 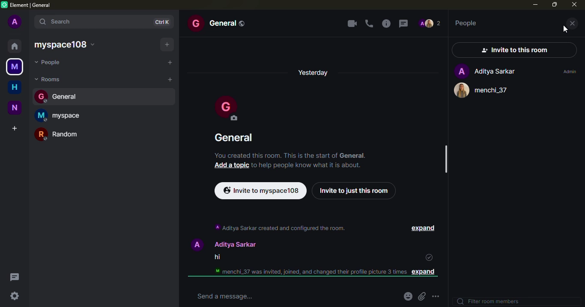 I want to click on yesterday, so click(x=317, y=71).